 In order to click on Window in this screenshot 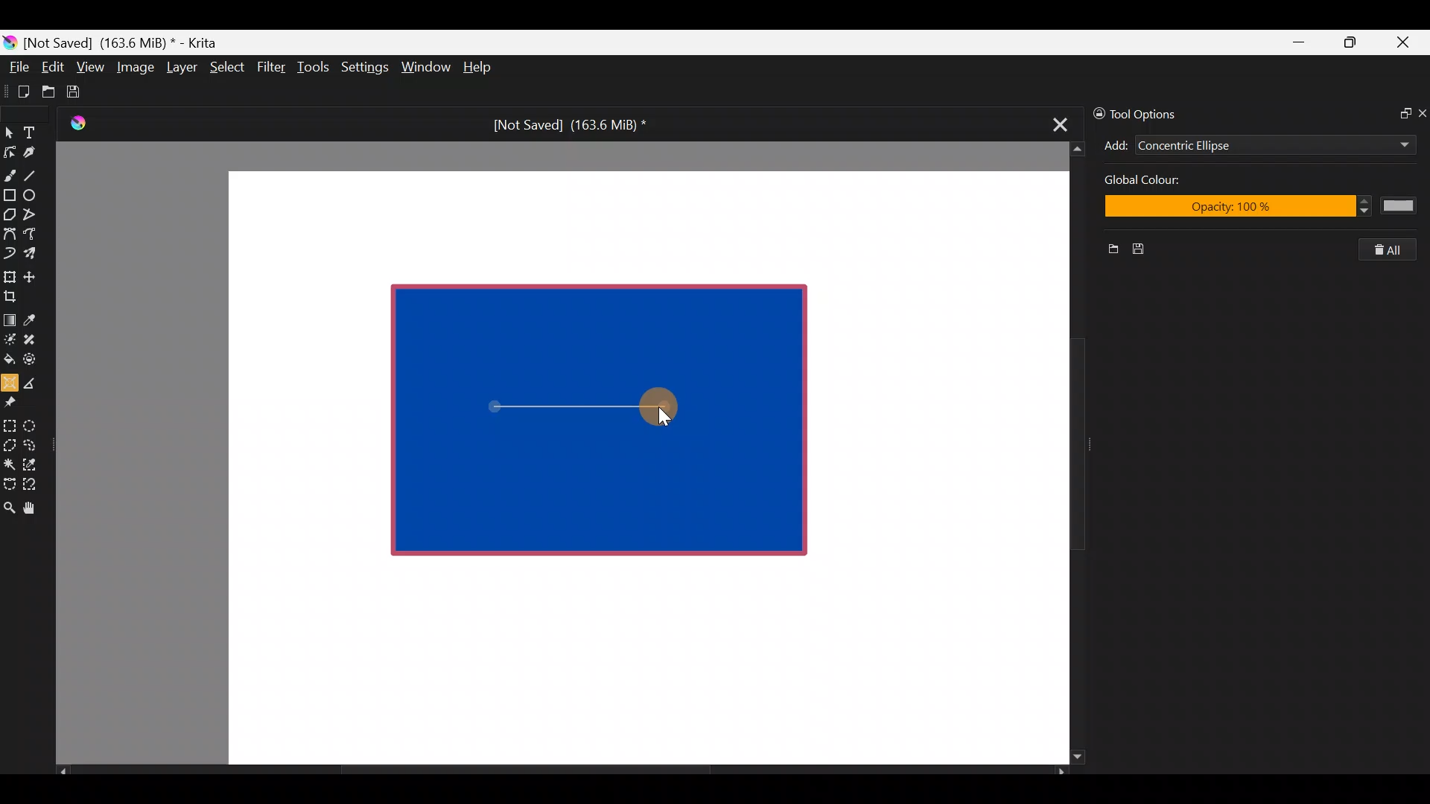, I will do `click(425, 68)`.